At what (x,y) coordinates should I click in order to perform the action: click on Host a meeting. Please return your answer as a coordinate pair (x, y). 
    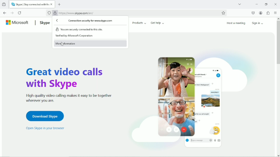
    Looking at the image, I should click on (236, 23).